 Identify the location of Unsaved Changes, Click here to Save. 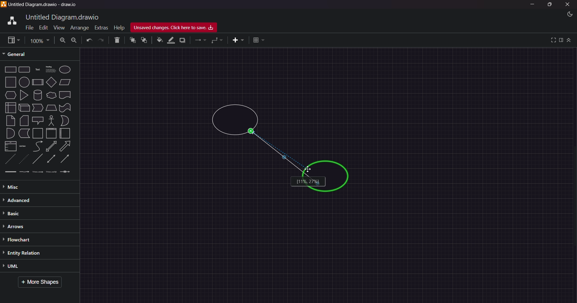
(176, 28).